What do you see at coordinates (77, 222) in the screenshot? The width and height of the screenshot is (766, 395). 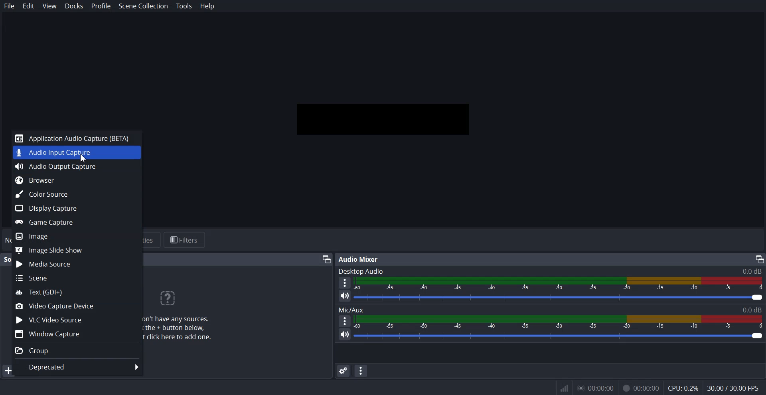 I see `Game Capture` at bounding box center [77, 222].